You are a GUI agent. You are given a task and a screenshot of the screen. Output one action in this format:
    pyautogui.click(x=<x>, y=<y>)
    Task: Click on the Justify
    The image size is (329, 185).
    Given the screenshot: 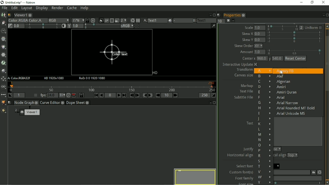 What is the action you would take?
    pyautogui.click(x=248, y=149)
    